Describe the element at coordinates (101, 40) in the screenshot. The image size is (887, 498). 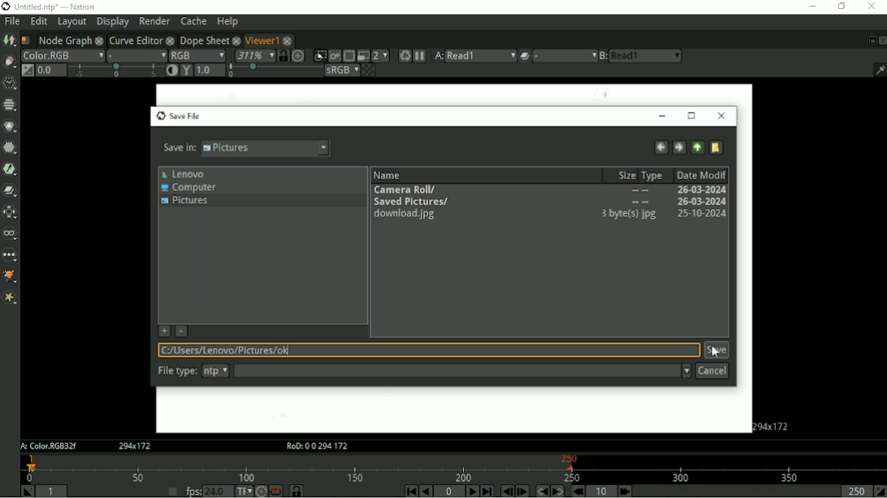
I see `close` at that location.